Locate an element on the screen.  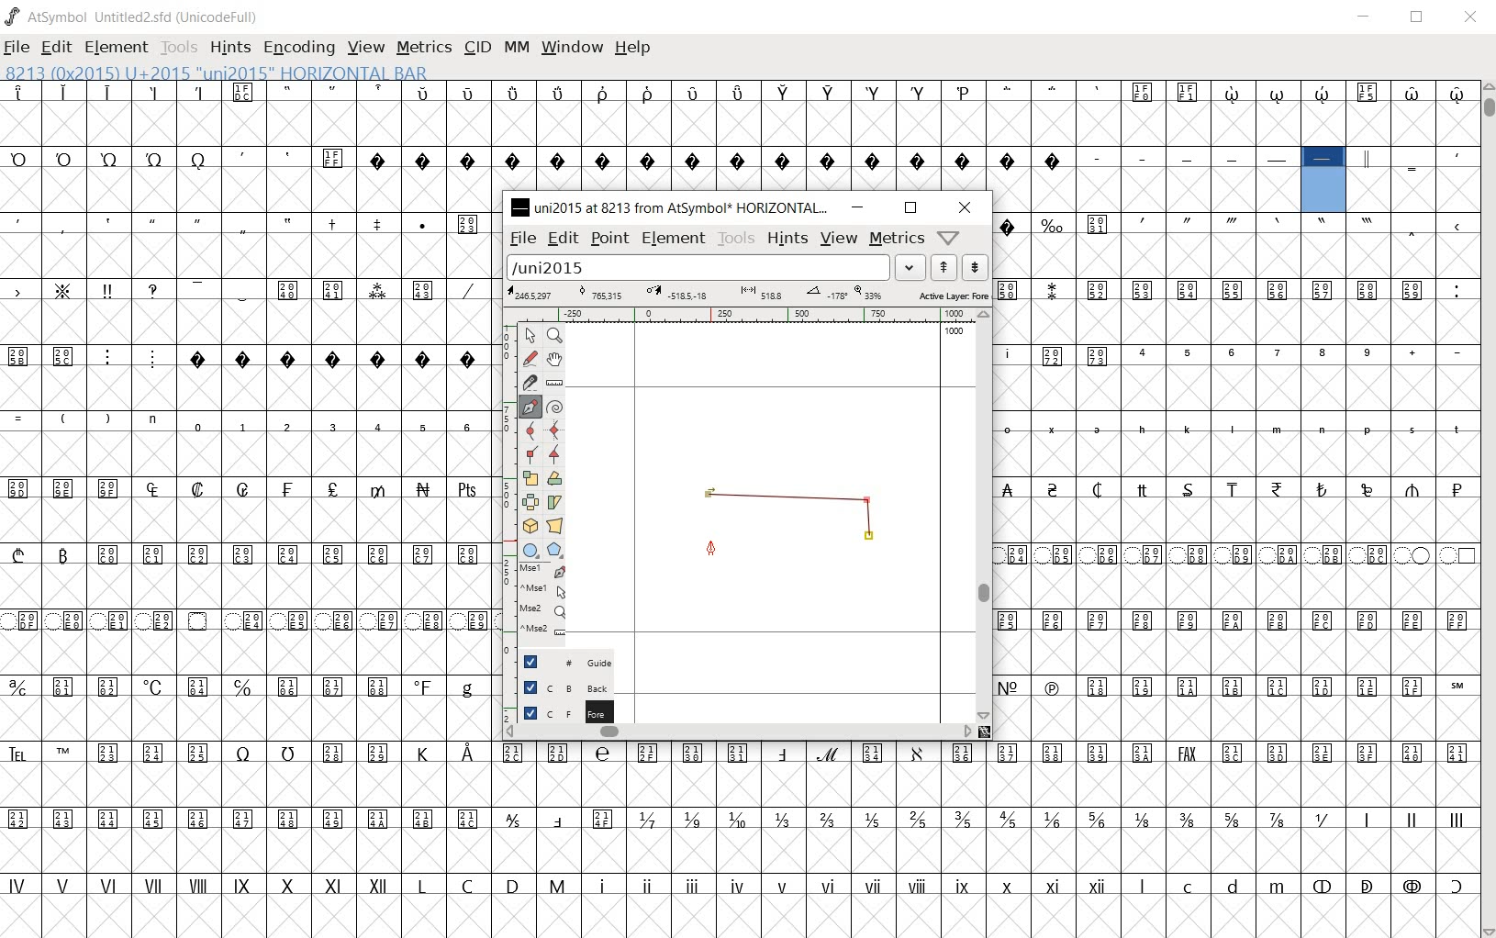
scrollbar is located at coordinates (738, 733).